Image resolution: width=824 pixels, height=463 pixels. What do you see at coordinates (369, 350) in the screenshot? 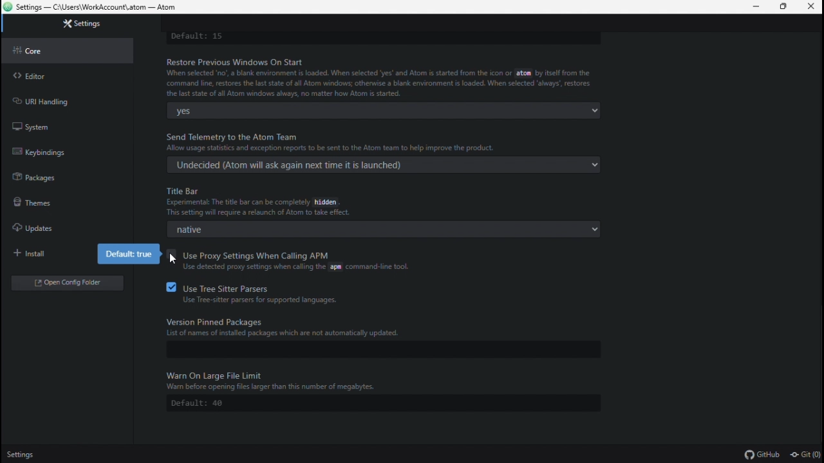
I see `textbox` at bounding box center [369, 350].